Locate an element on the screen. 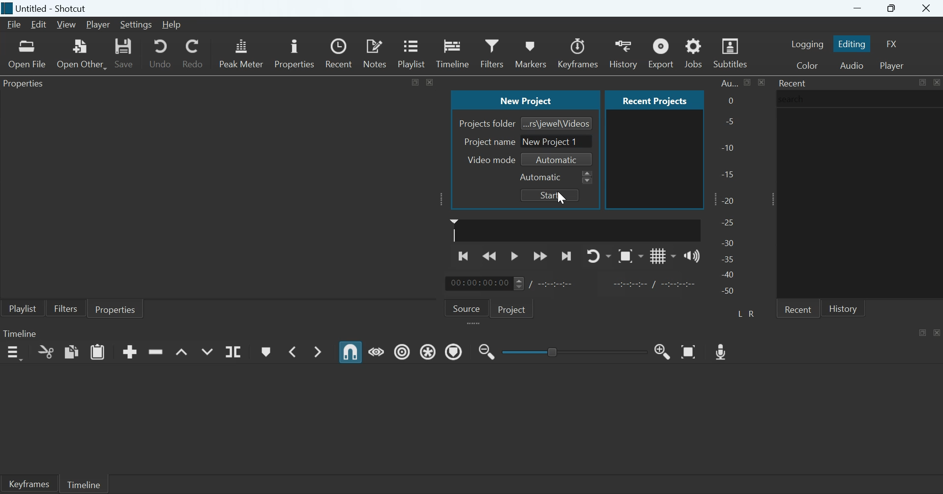  Recent projects is located at coordinates (654, 100).